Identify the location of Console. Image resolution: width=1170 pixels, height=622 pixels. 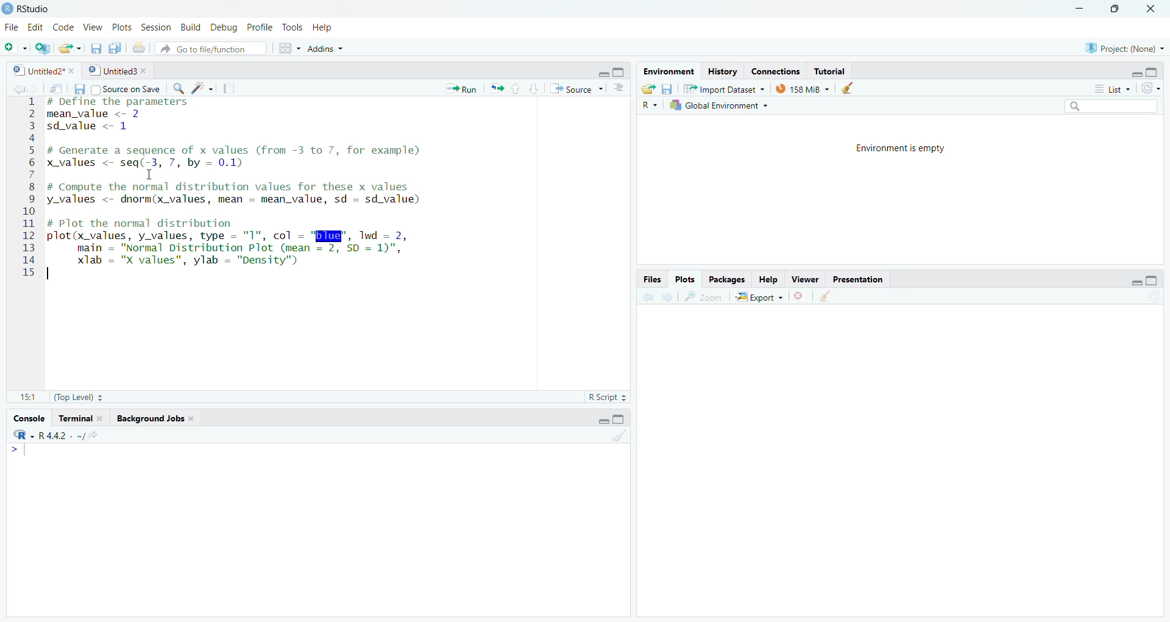
(29, 417).